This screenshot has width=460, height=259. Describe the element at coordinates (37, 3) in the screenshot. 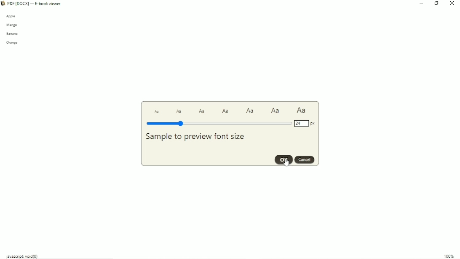

I see `Book Title` at that location.